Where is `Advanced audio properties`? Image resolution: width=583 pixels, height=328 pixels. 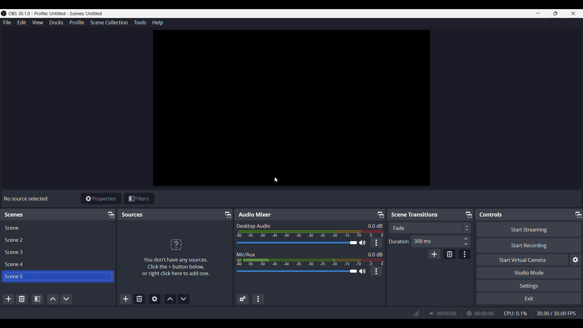 Advanced audio properties is located at coordinates (243, 299).